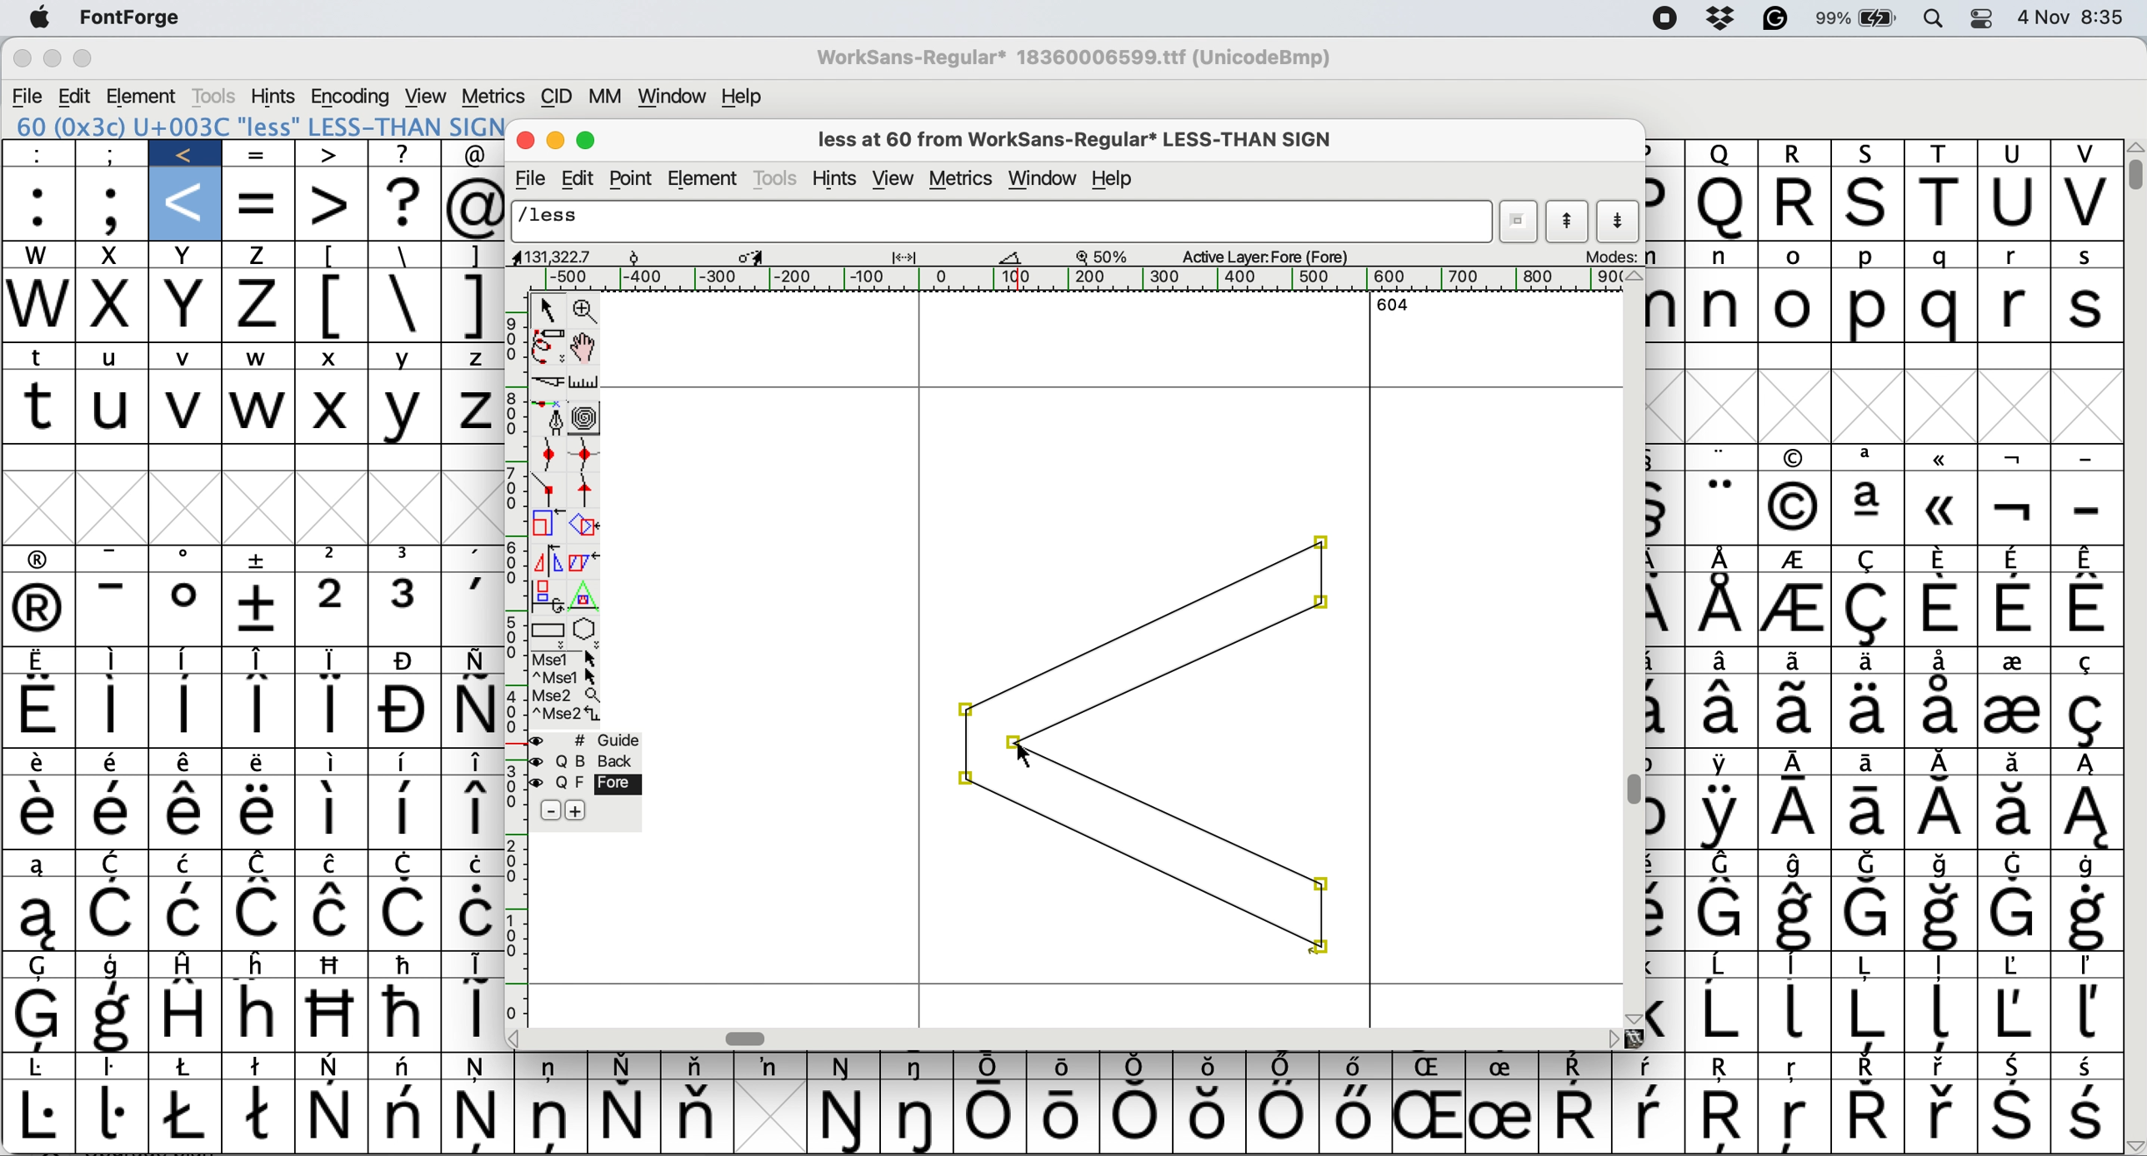 The height and width of the screenshot is (1156, 2147). Describe the element at coordinates (406, 303) in the screenshot. I see `\` at that location.